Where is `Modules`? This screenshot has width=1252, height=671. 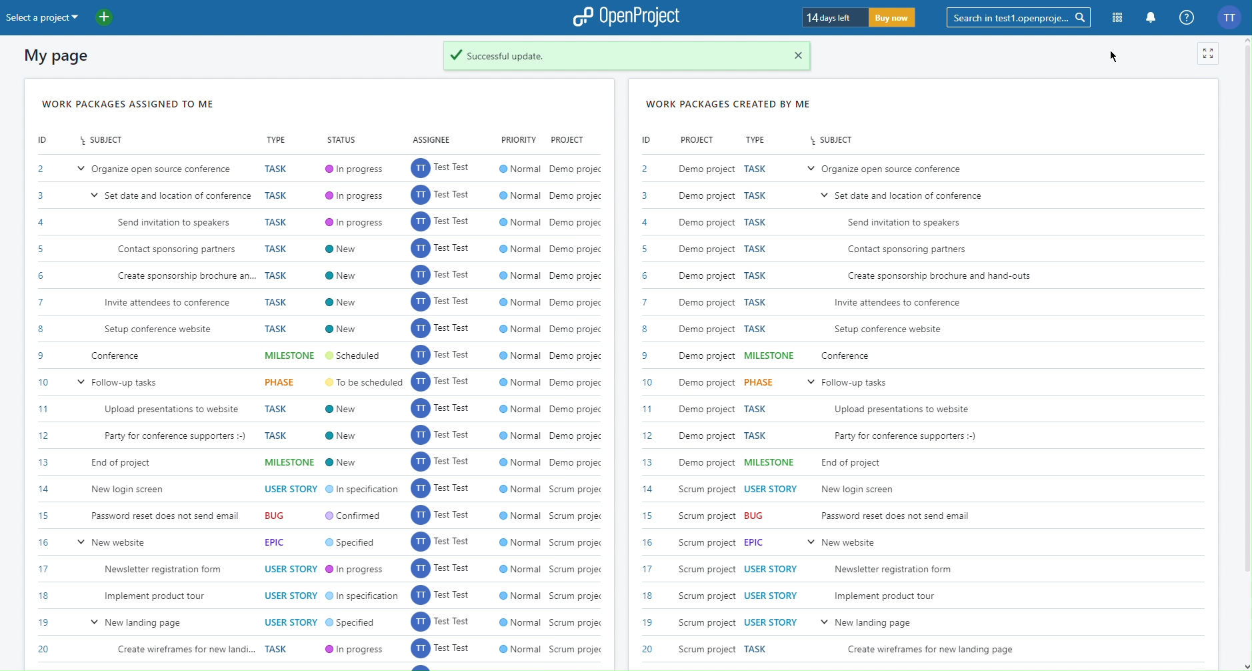 Modules is located at coordinates (1118, 17).